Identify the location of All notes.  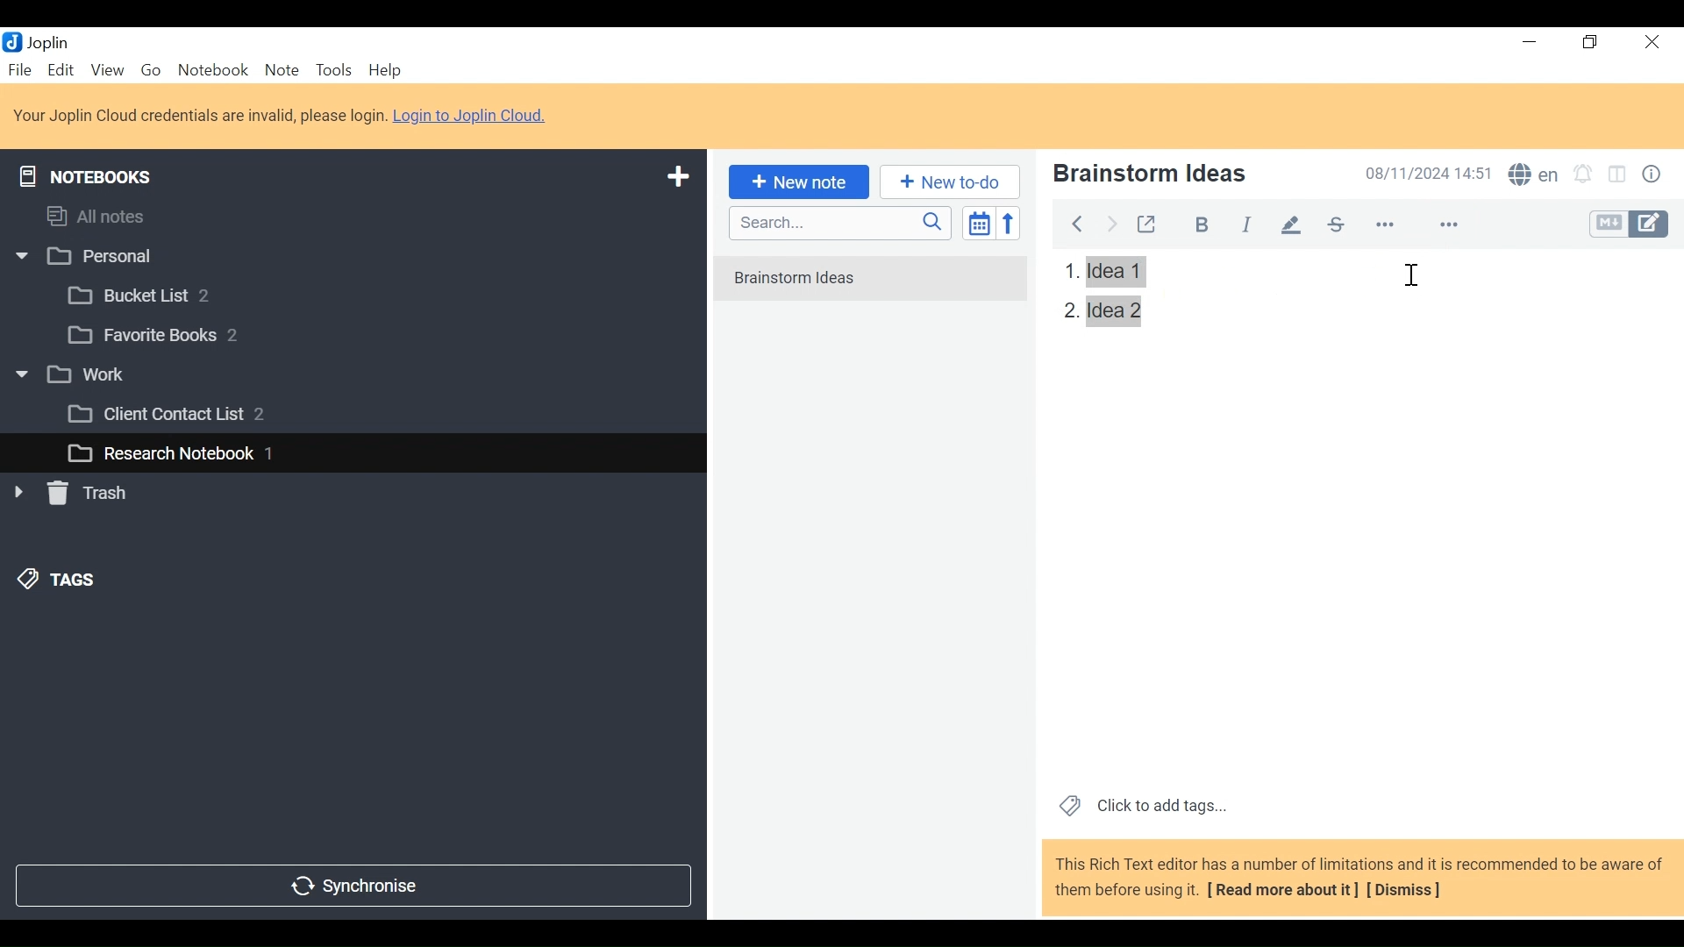
(112, 213).